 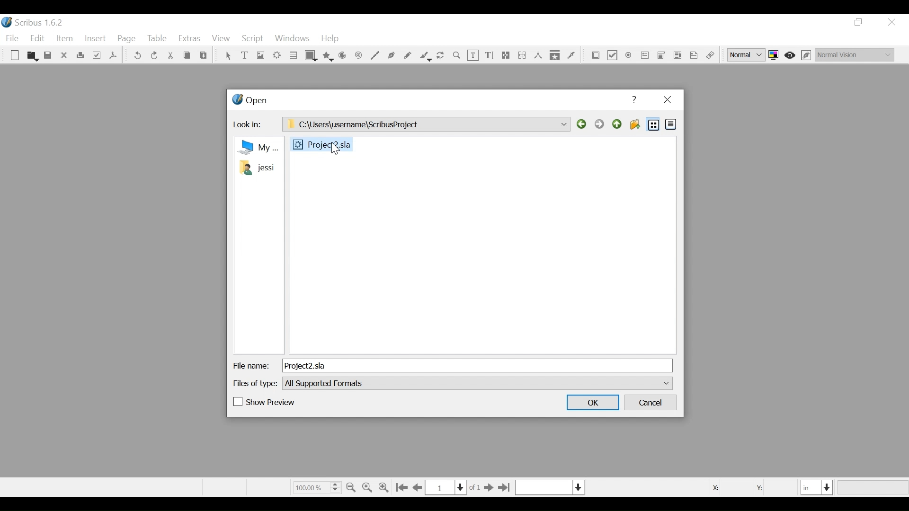 What do you see at coordinates (446, 487) in the screenshot?
I see `Current Page` at bounding box center [446, 487].